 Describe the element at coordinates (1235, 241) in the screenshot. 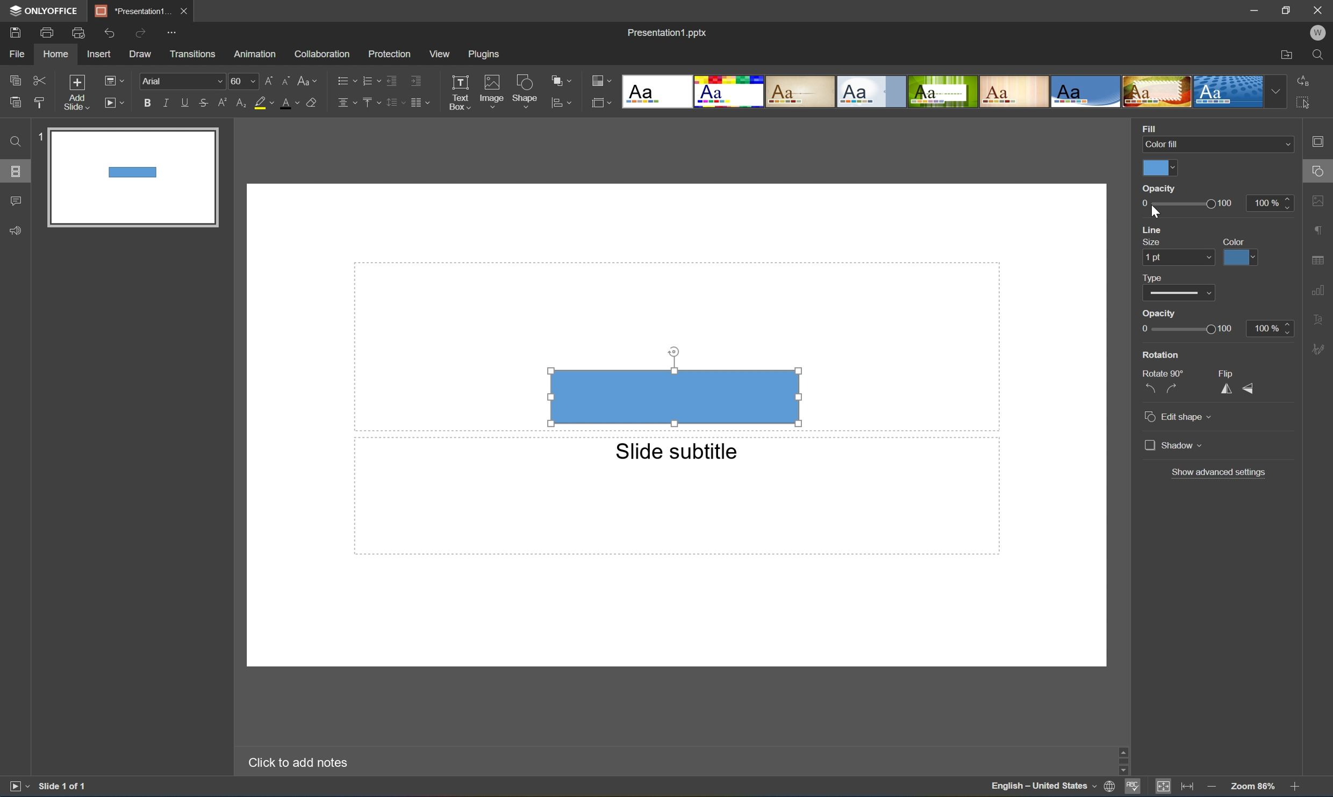

I see `Color` at that location.